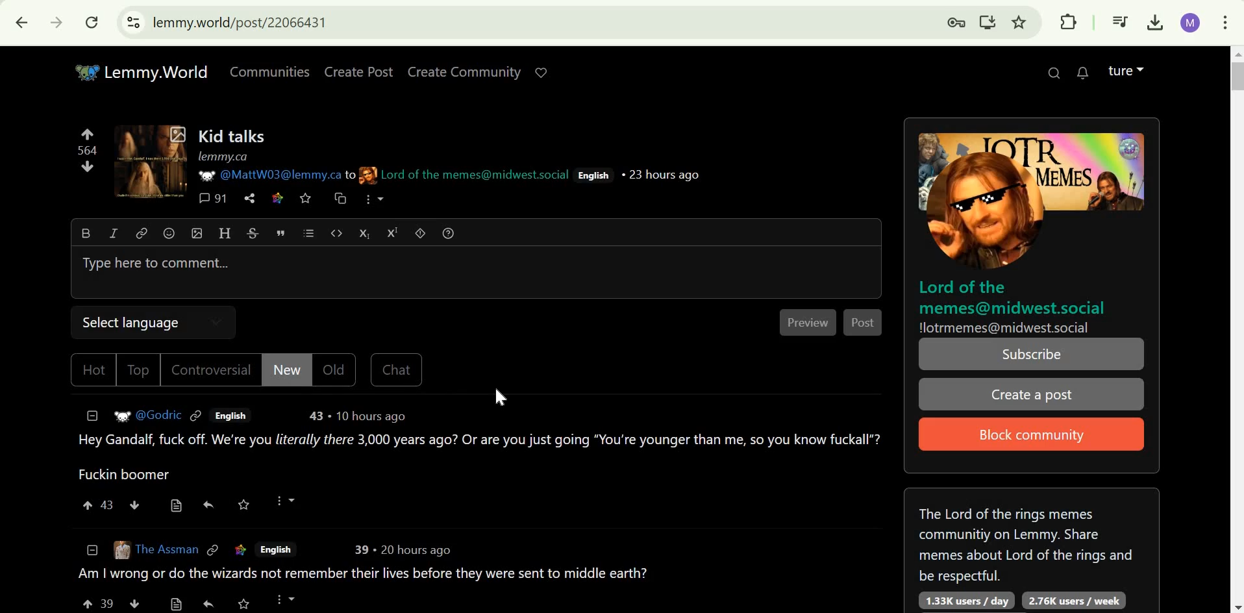 This screenshot has height=613, width=1244. I want to click on 0 unread messages, so click(1083, 73).